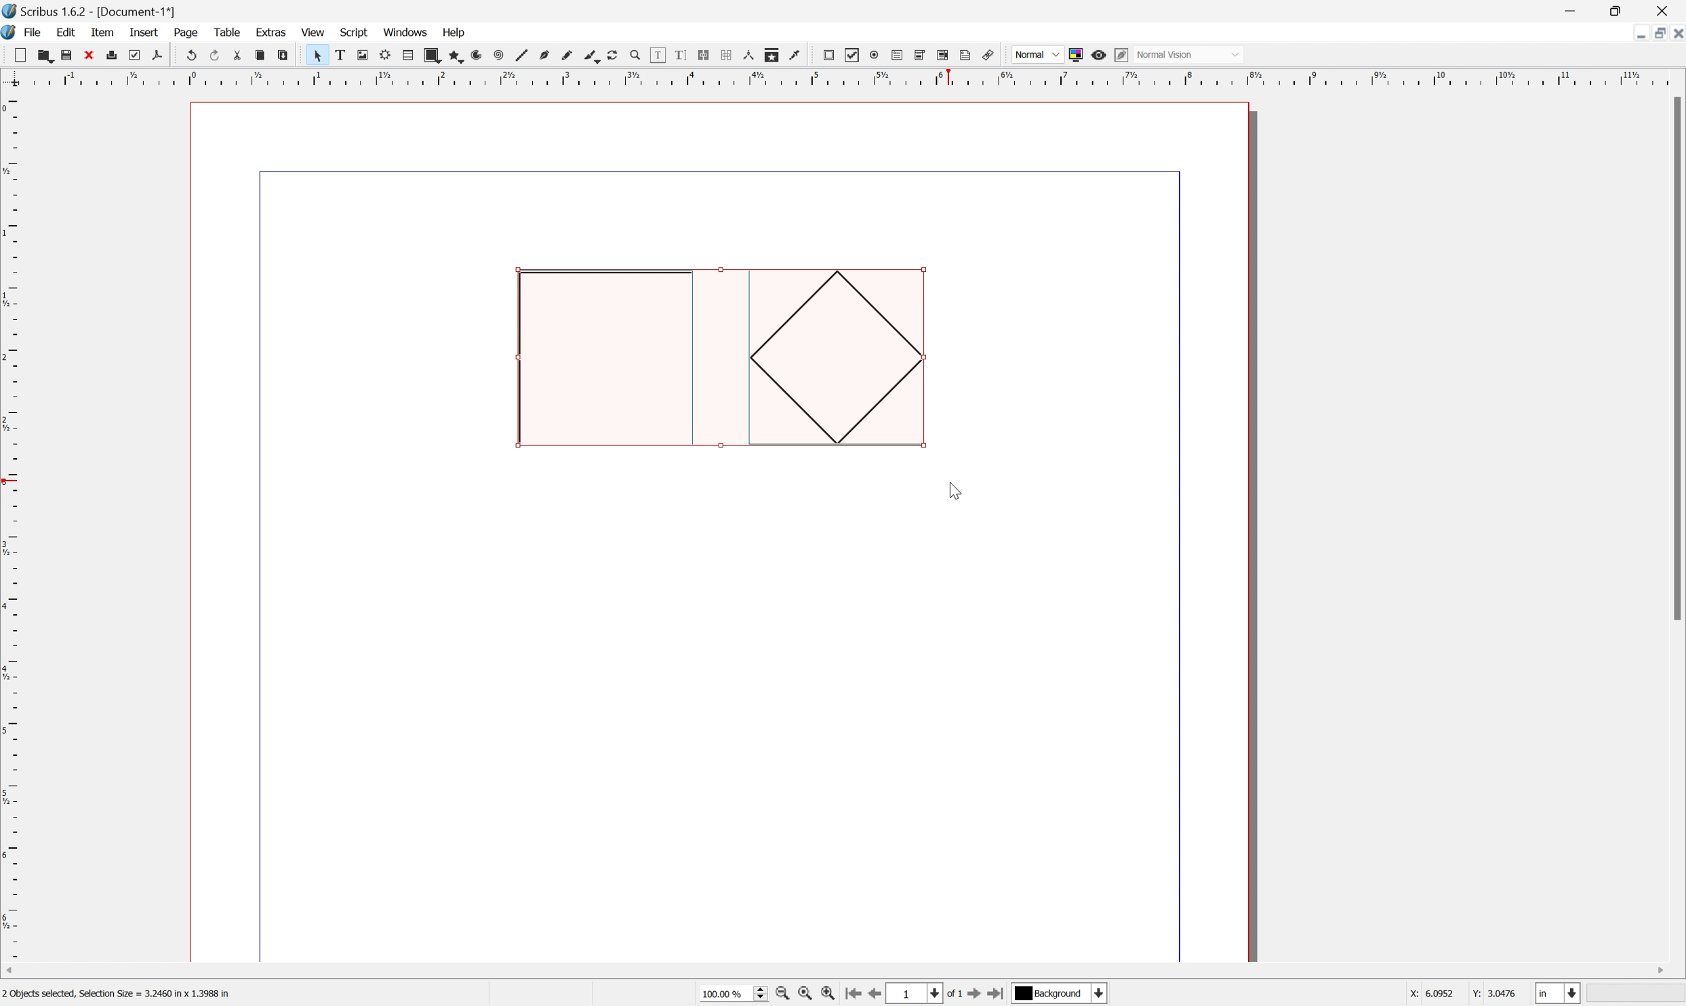  I want to click on measurements, so click(747, 56).